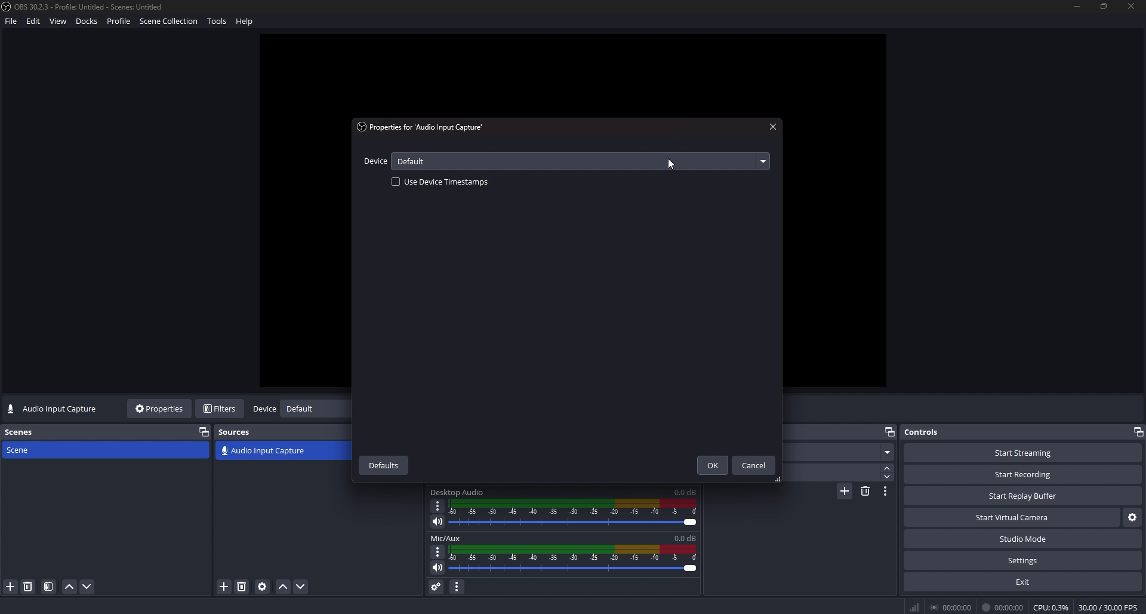 This screenshot has width=1146, height=614. Describe the element at coordinates (263, 452) in the screenshot. I see `scene transitions` at that location.